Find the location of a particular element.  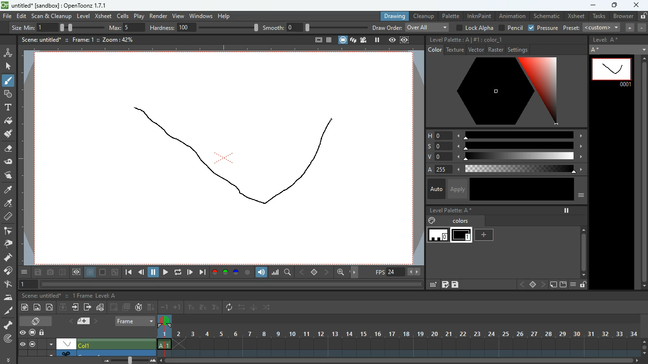

help is located at coordinates (225, 15).